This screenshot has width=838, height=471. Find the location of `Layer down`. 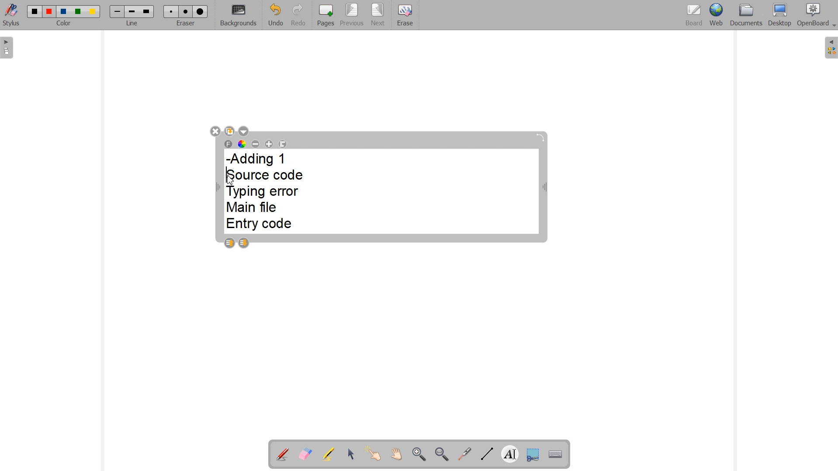

Layer down is located at coordinates (244, 243).